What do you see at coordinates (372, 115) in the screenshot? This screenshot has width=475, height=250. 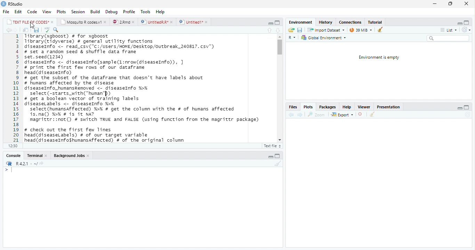 I see `Clean` at bounding box center [372, 115].